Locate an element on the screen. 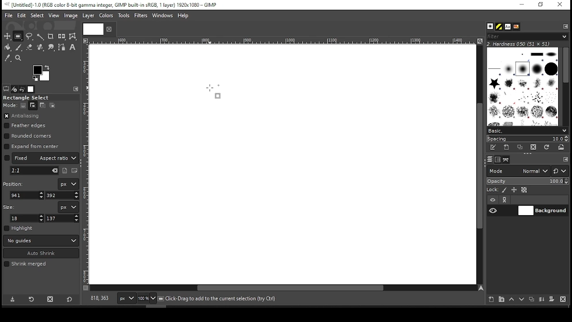 The width and height of the screenshot is (572, 322). fuzzy selection tool is located at coordinates (41, 37).